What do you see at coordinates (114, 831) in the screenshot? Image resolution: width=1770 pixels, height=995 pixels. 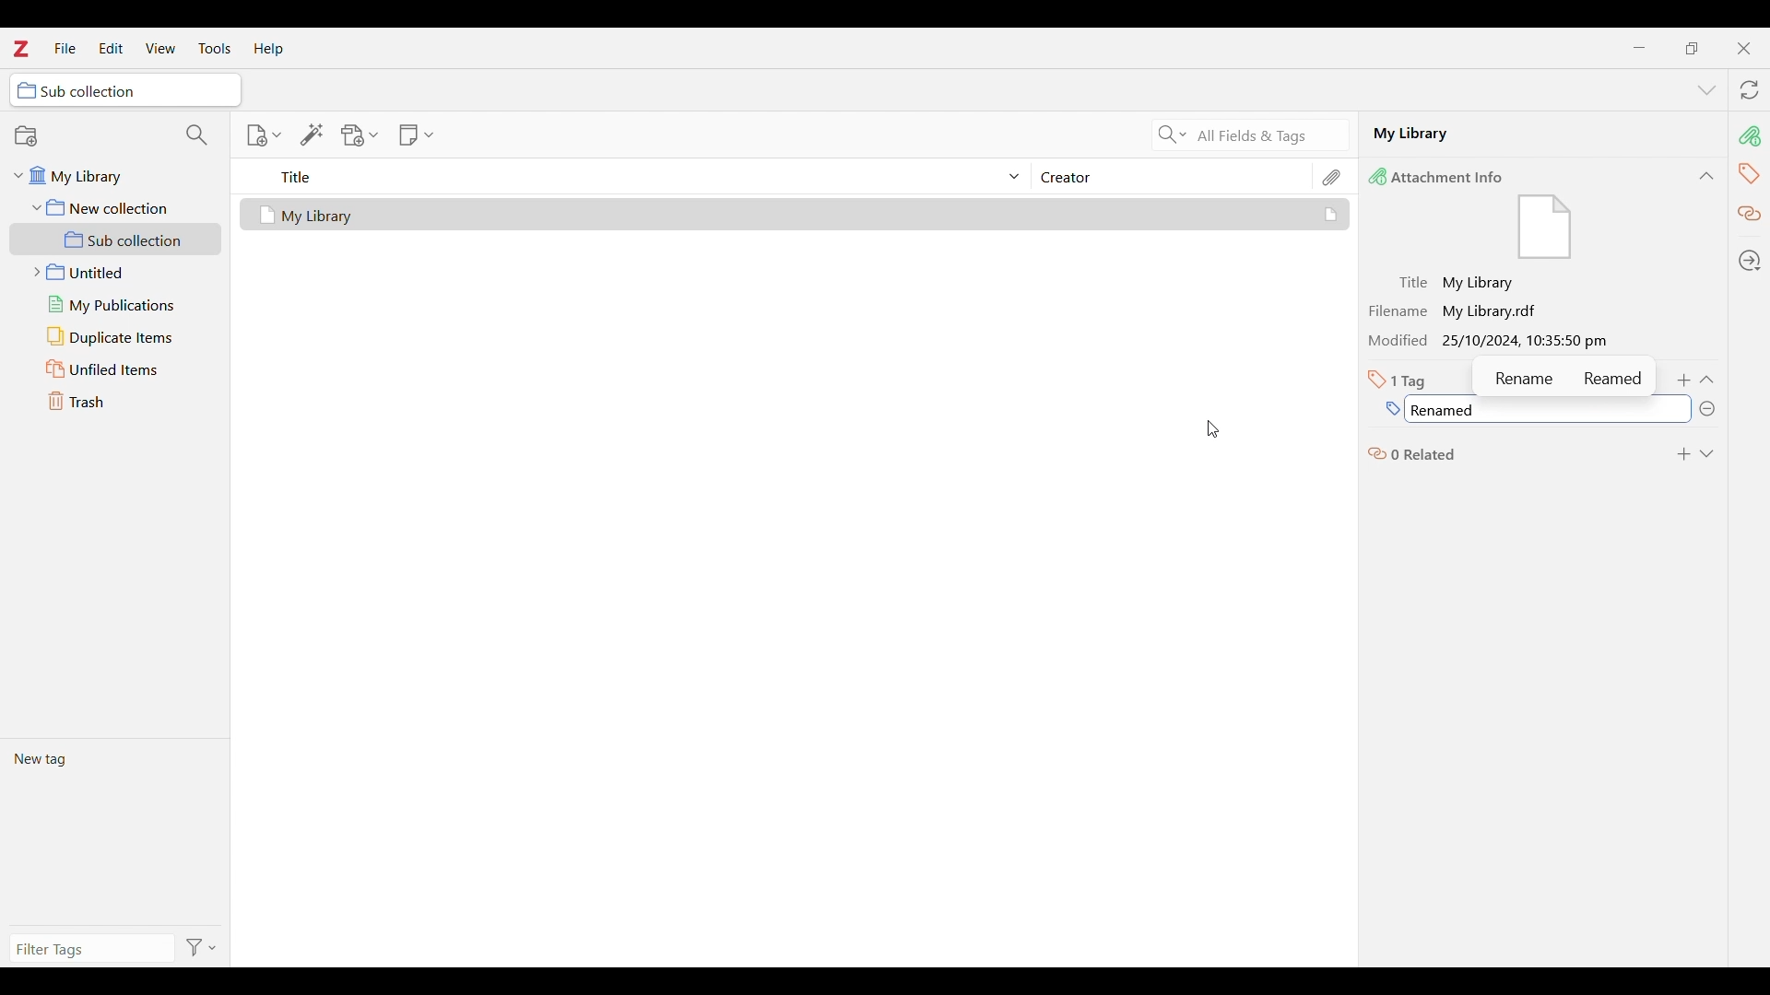 I see `Current tags` at bounding box center [114, 831].